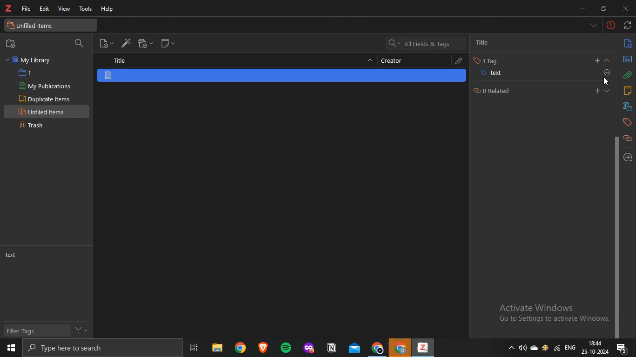 The image size is (636, 357). What do you see at coordinates (64, 8) in the screenshot?
I see `view` at bounding box center [64, 8].